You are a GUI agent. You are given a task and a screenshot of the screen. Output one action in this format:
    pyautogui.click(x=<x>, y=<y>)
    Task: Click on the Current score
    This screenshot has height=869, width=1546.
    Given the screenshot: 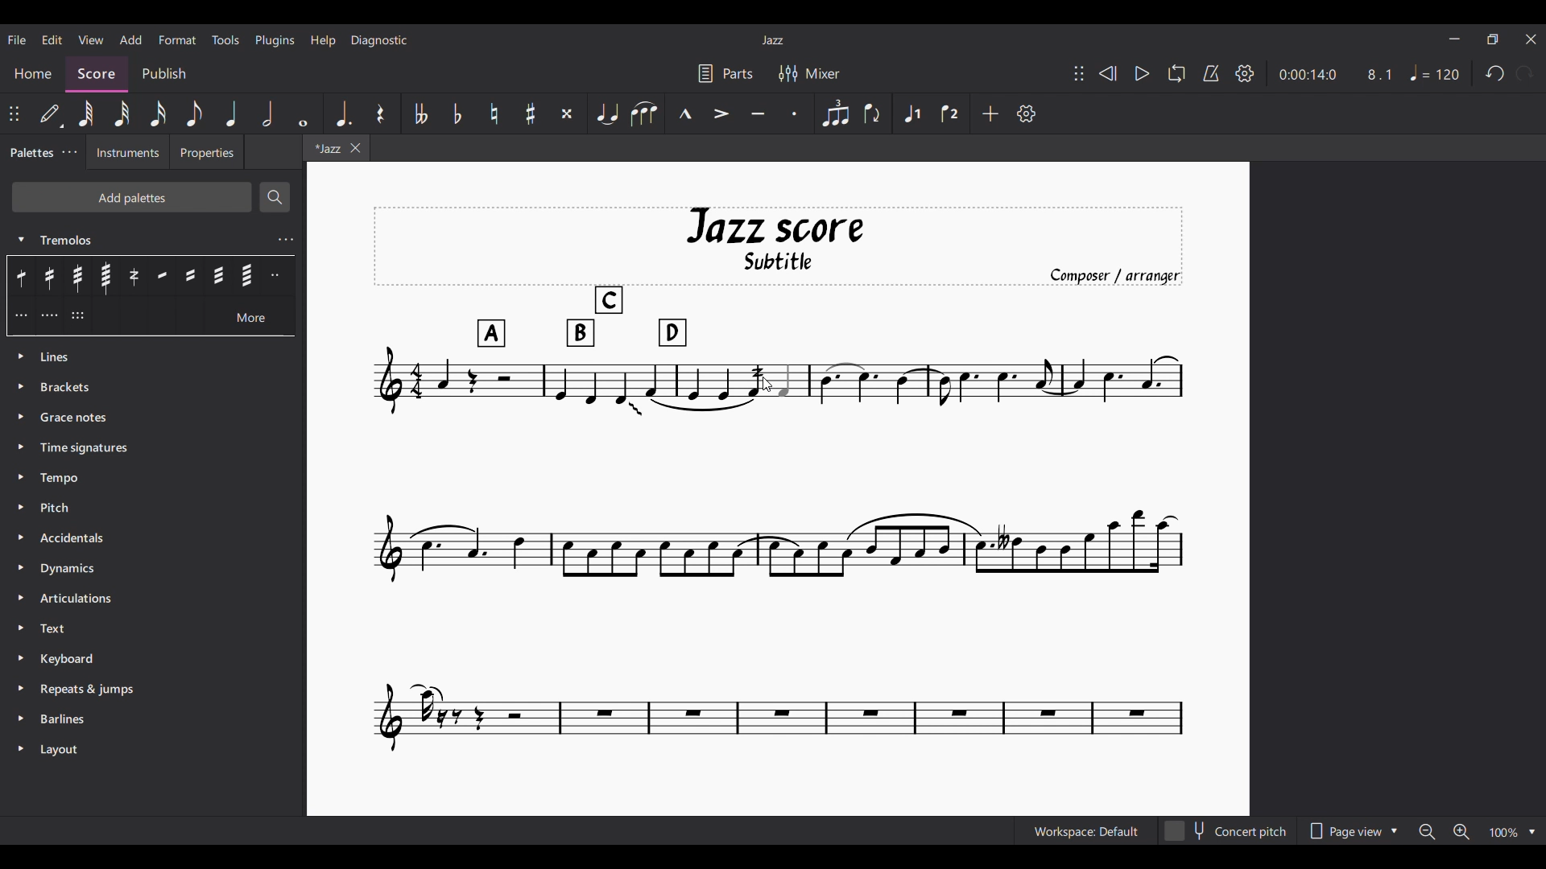 What is the action you would take?
    pyautogui.click(x=979, y=378)
    